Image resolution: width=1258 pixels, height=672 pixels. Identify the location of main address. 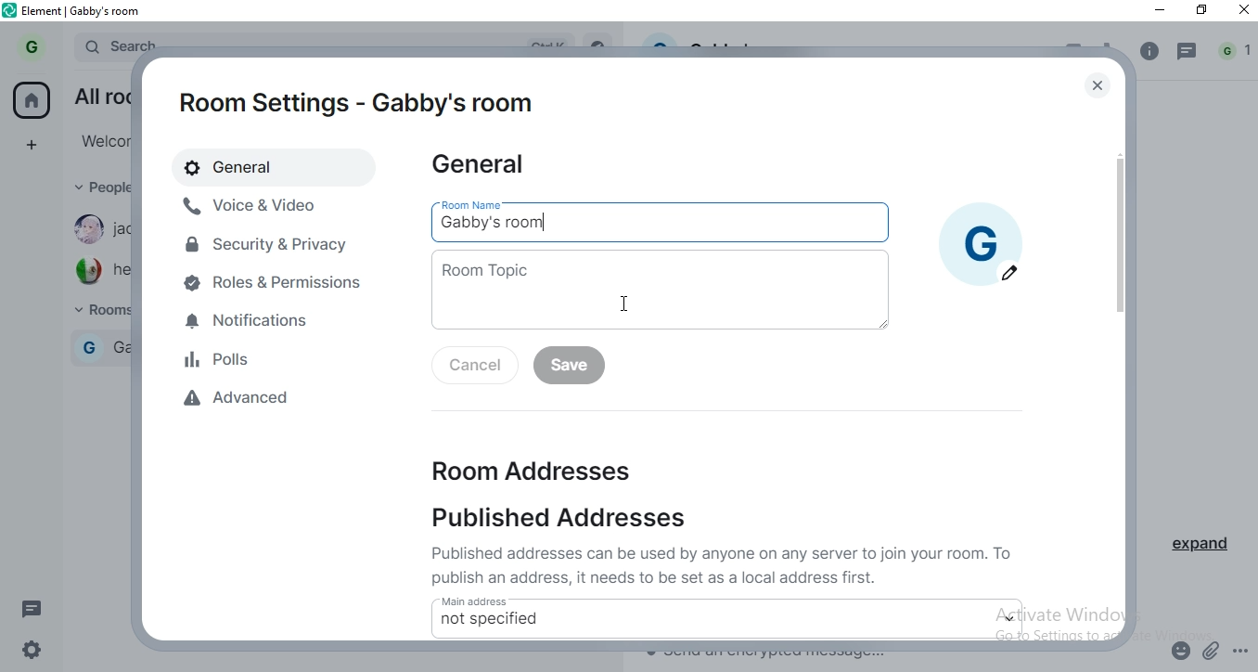
(576, 600).